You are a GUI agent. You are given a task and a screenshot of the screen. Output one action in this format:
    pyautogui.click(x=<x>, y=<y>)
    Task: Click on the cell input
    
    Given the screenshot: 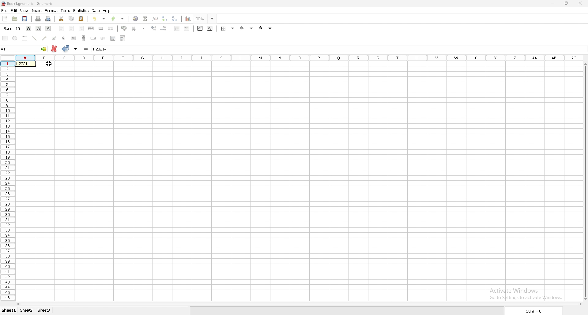 What is the action you would take?
    pyautogui.click(x=339, y=48)
    